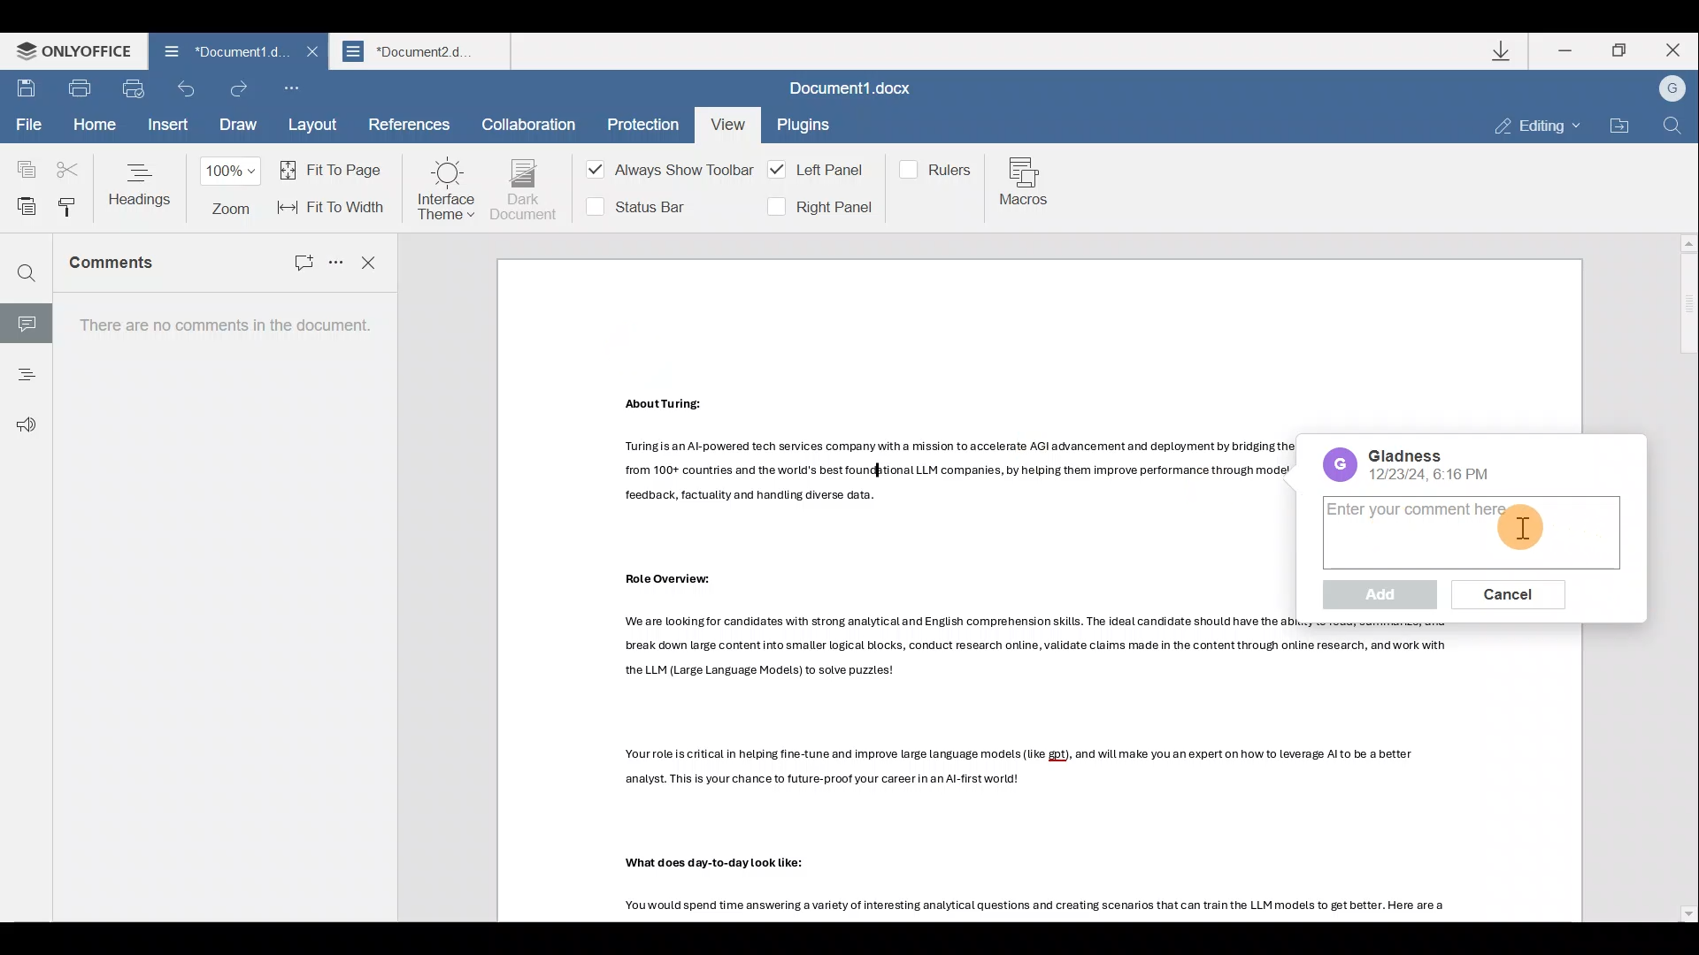 The height and width of the screenshot is (955, 1699). Describe the element at coordinates (1035, 905) in the screenshot. I see `` at that location.